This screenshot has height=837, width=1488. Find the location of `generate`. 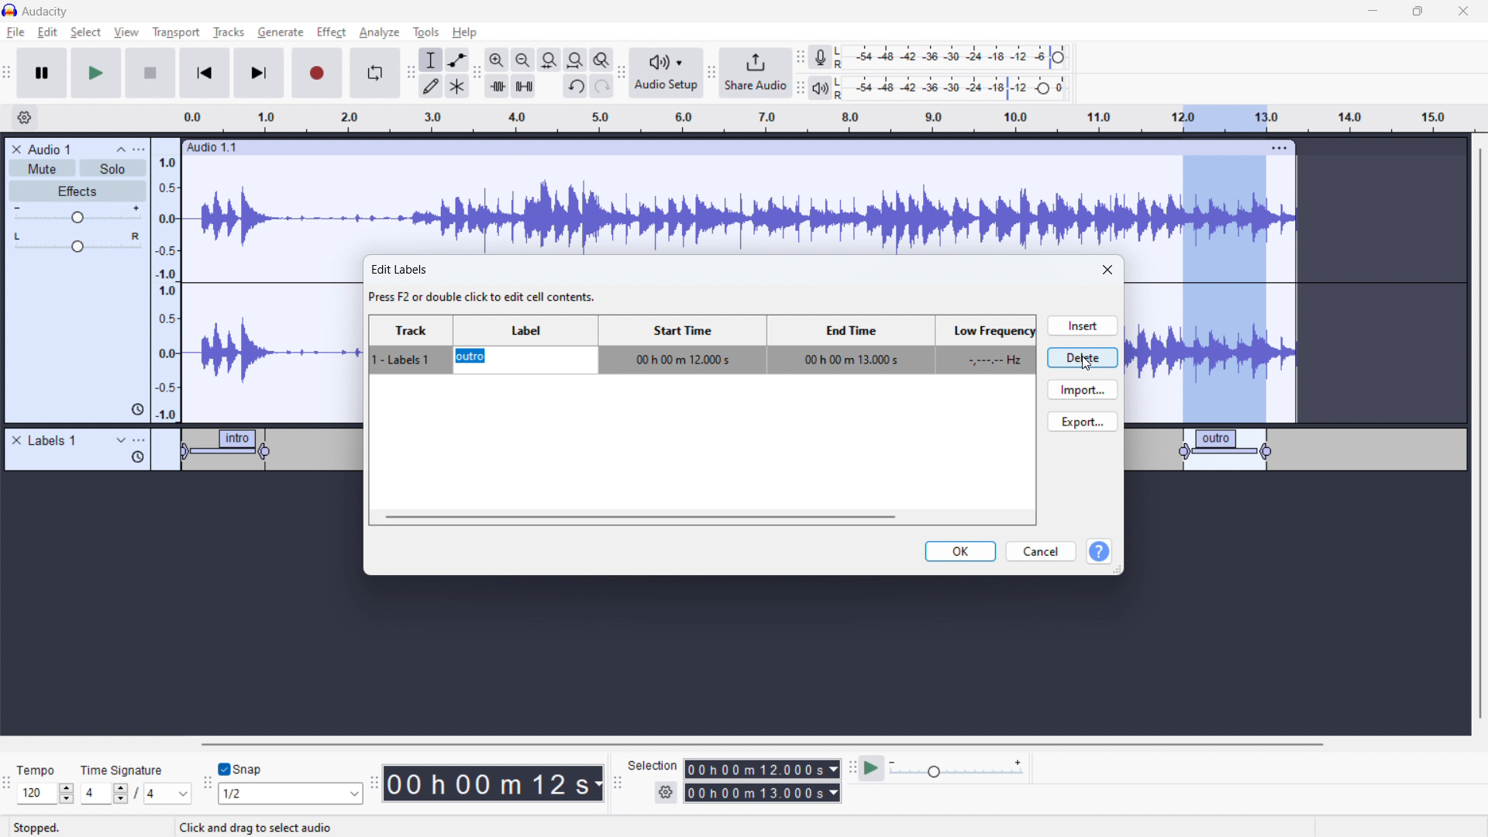

generate is located at coordinates (281, 32).